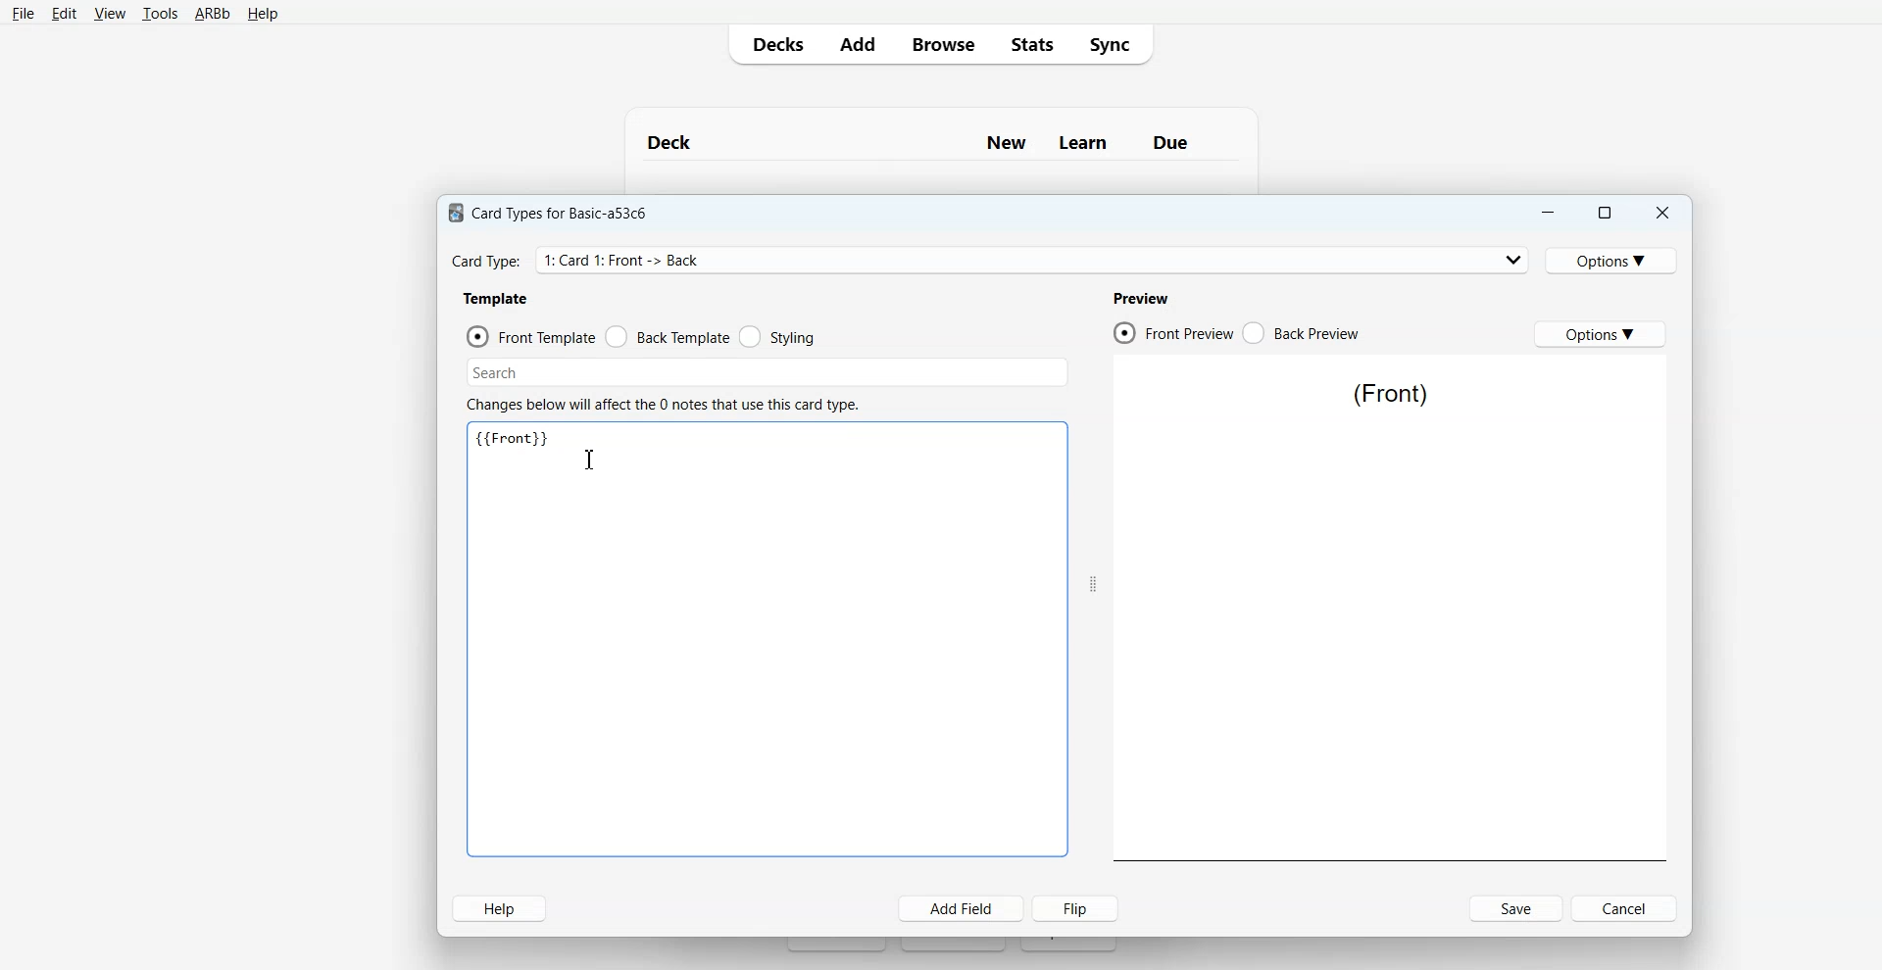  I want to click on Save, so click(1517, 908).